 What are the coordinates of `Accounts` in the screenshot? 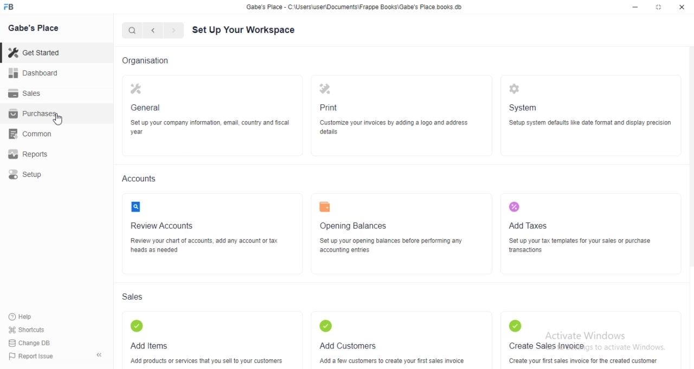 It's located at (139, 178).